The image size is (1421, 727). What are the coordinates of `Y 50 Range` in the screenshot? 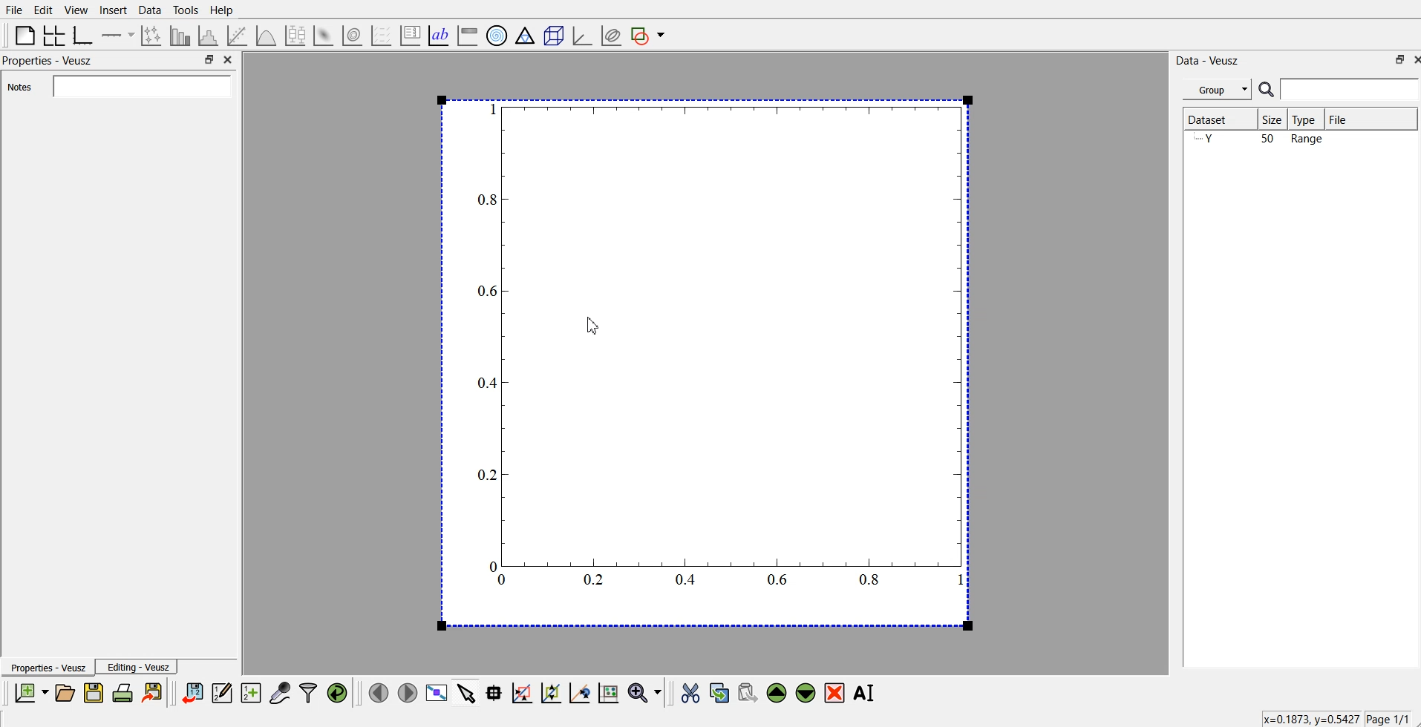 It's located at (1259, 139).